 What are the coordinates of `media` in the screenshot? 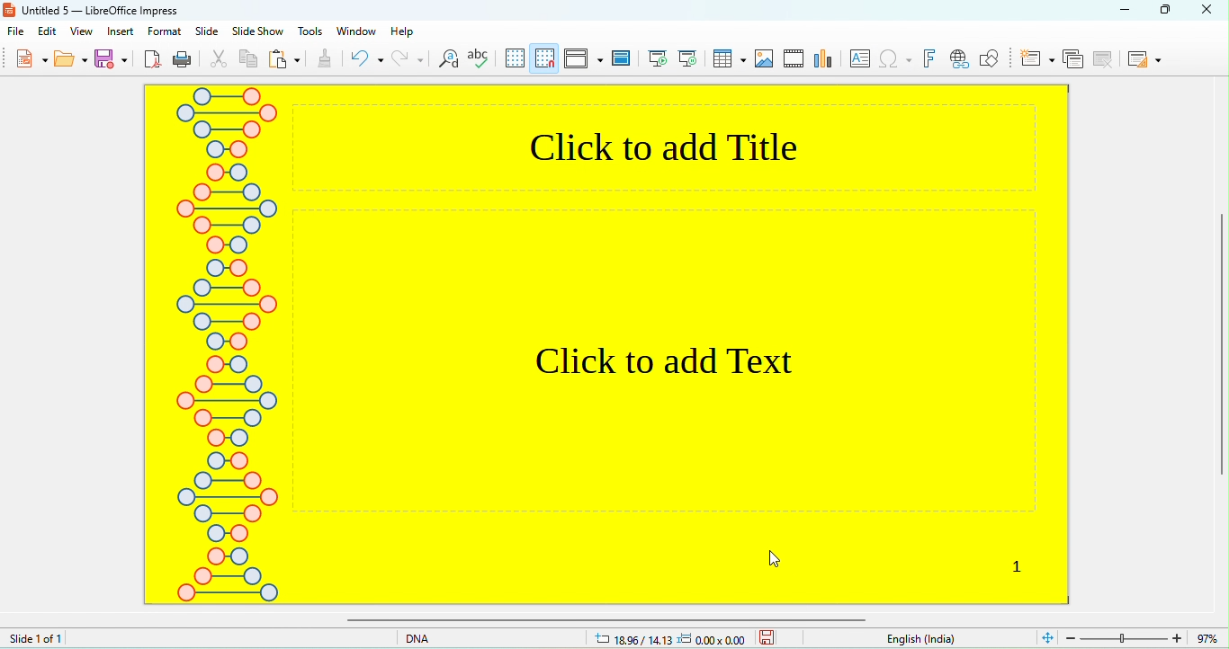 It's located at (794, 57).